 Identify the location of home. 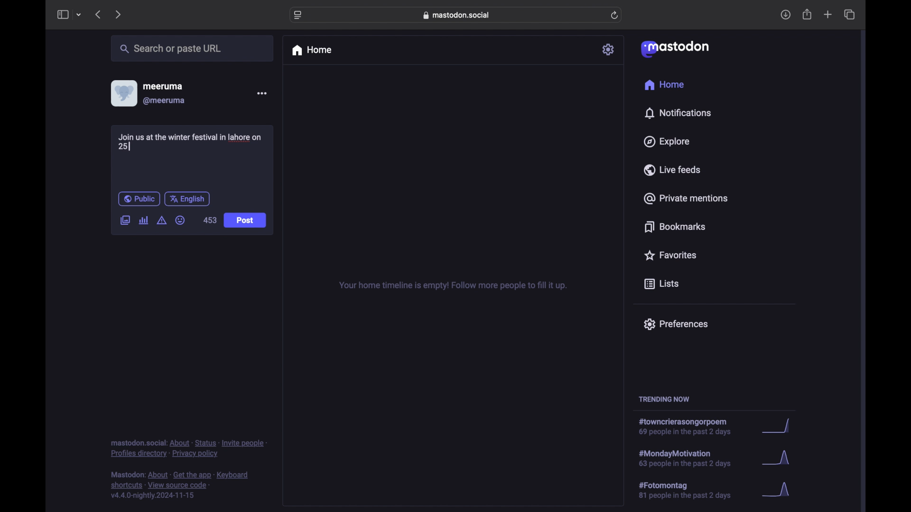
(664, 85).